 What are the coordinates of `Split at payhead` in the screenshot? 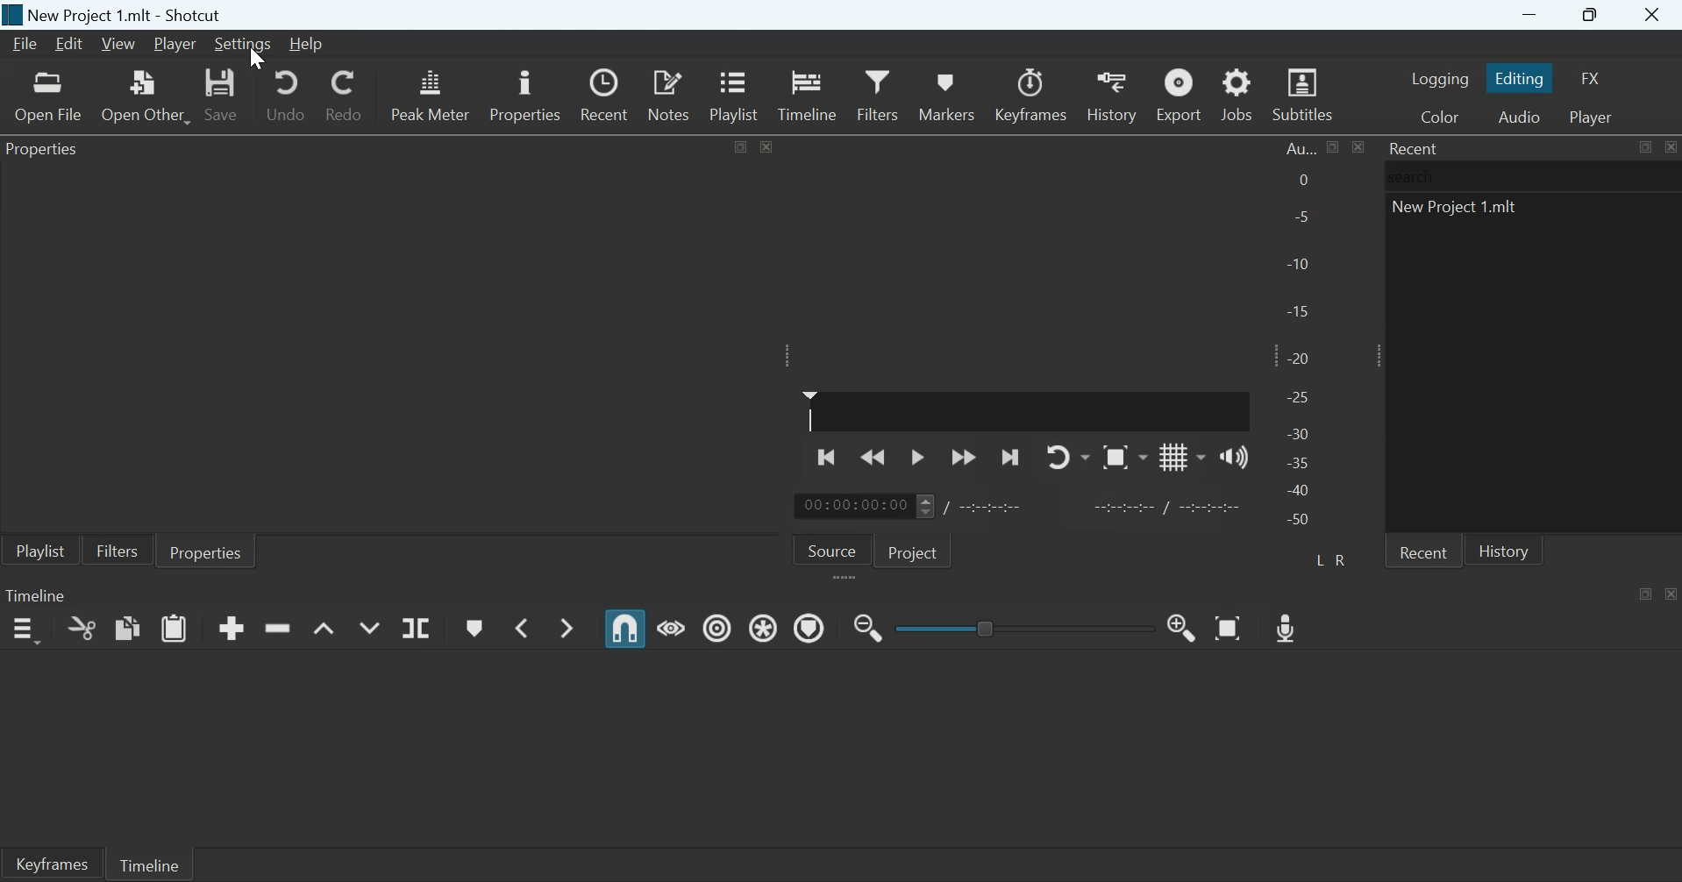 It's located at (417, 629).